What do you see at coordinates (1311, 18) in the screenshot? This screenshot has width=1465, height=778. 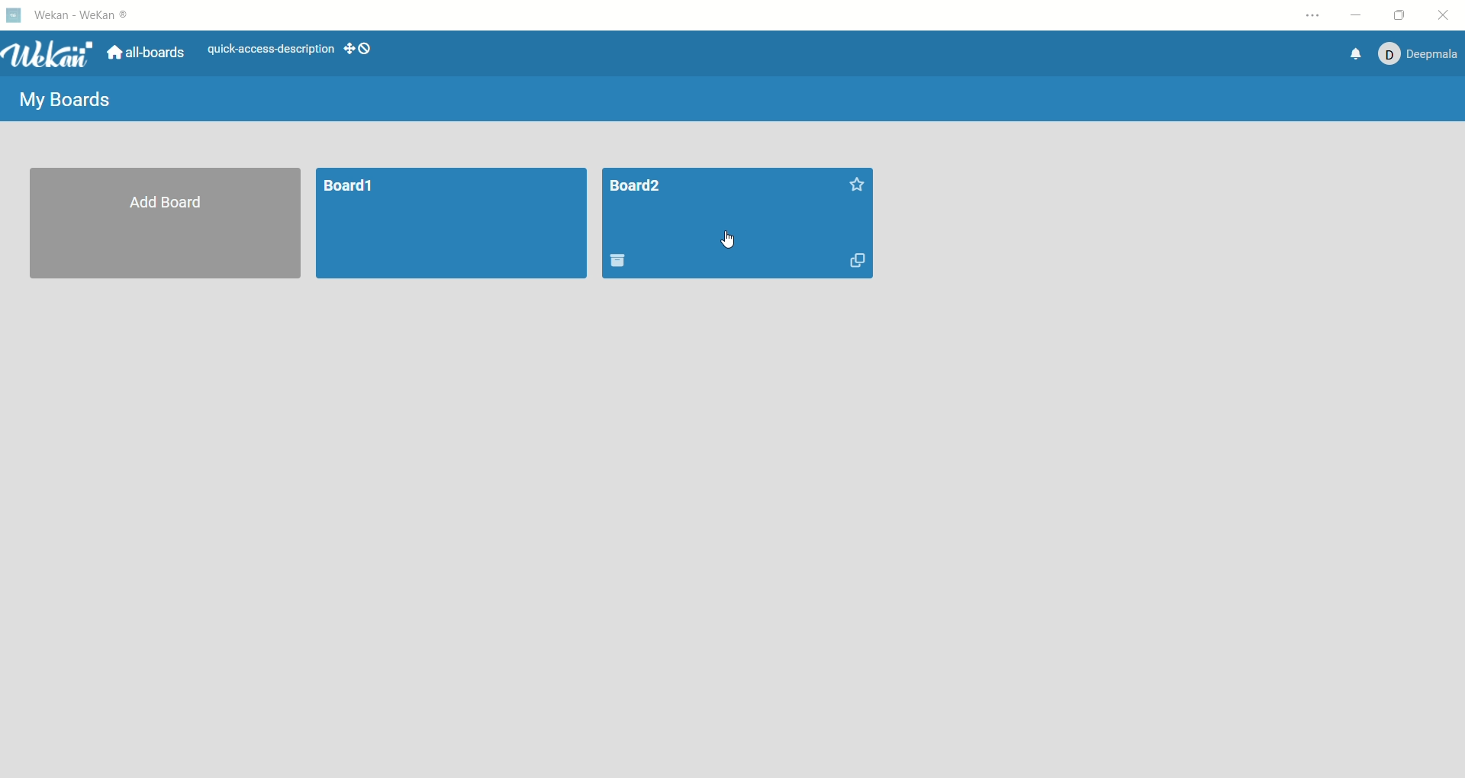 I see `settings and more` at bounding box center [1311, 18].